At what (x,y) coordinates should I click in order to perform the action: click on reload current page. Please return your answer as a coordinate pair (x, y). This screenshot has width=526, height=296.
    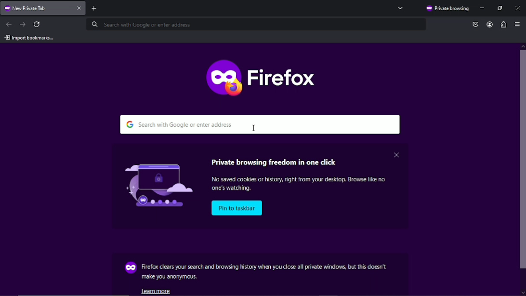
    Looking at the image, I should click on (38, 24).